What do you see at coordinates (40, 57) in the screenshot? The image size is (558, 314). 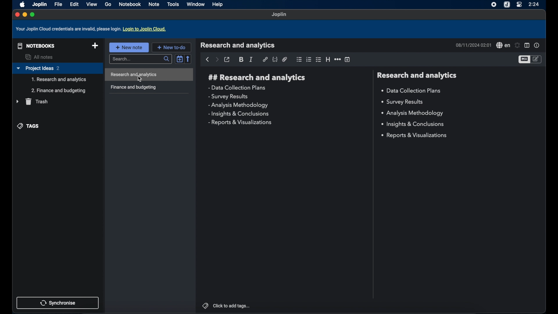 I see `all notes` at bounding box center [40, 57].